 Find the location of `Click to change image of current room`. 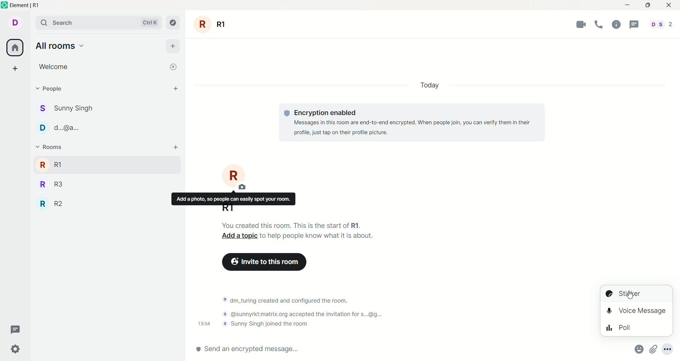

Click to change image of current room is located at coordinates (234, 177).